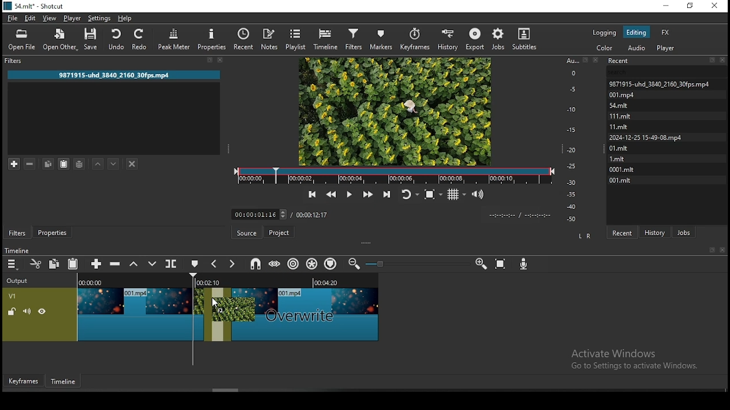  What do you see at coordinates (417, 39) in the screenshot?
I see `keyframes` at bounding box center [417, 39].